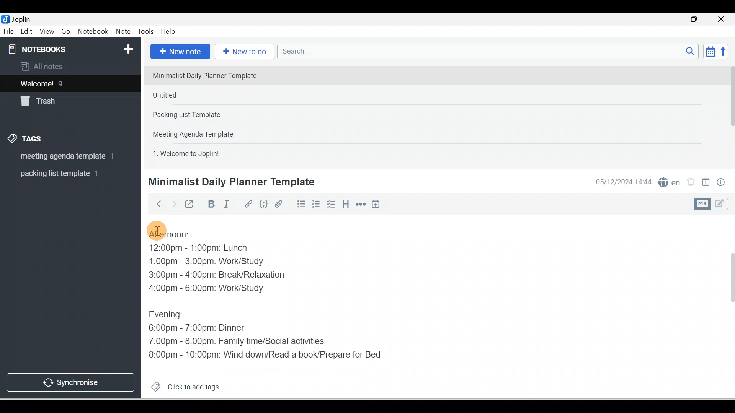  What do you see at coordinates (233, 276) in the screenshot?
I see `3:00pm - 4:00pm: Break/Relaxation` at bounding box center [233, 276].